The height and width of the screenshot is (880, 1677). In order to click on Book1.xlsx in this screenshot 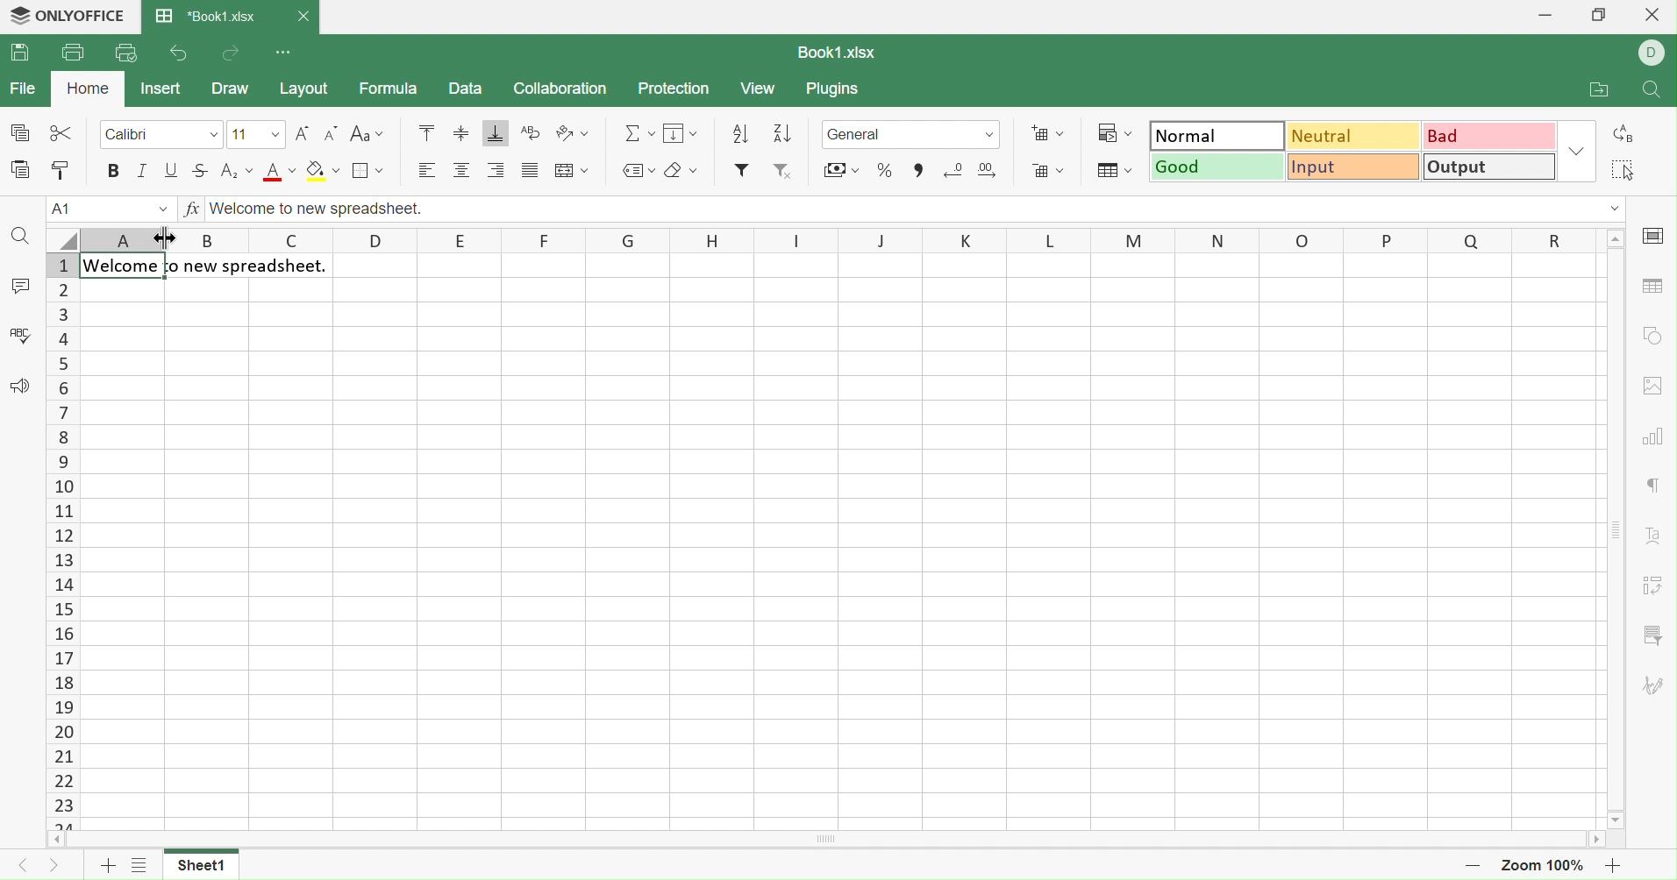, I will do `click(839, 50)`.